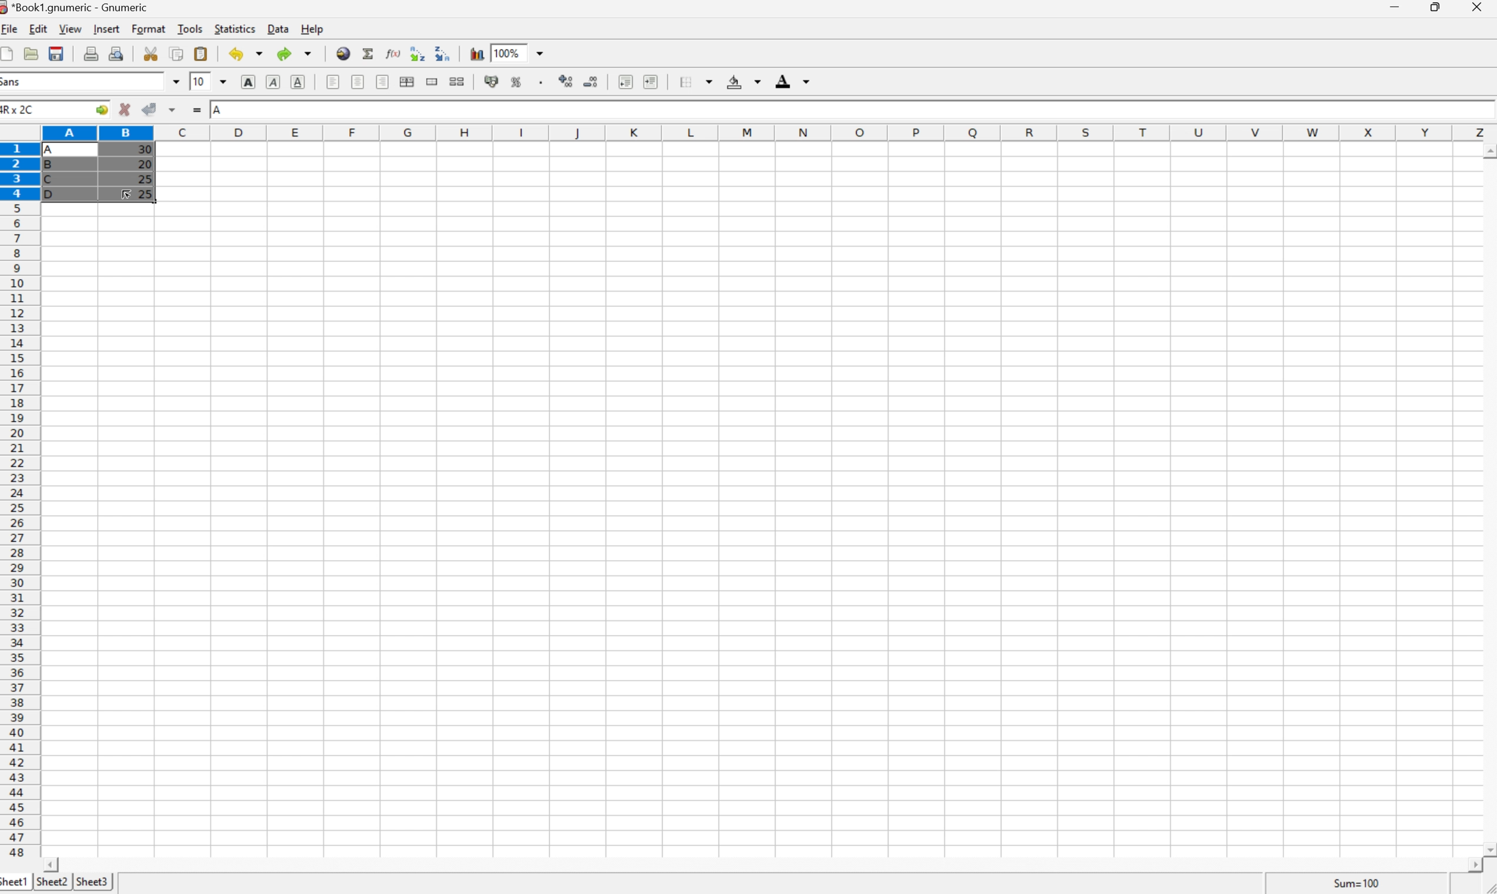  What do you see at coordinates (417, 52) in the screenshot?
I see `Sort the selected region in descending order based on the first column selected` at bounding box center [417, 52].